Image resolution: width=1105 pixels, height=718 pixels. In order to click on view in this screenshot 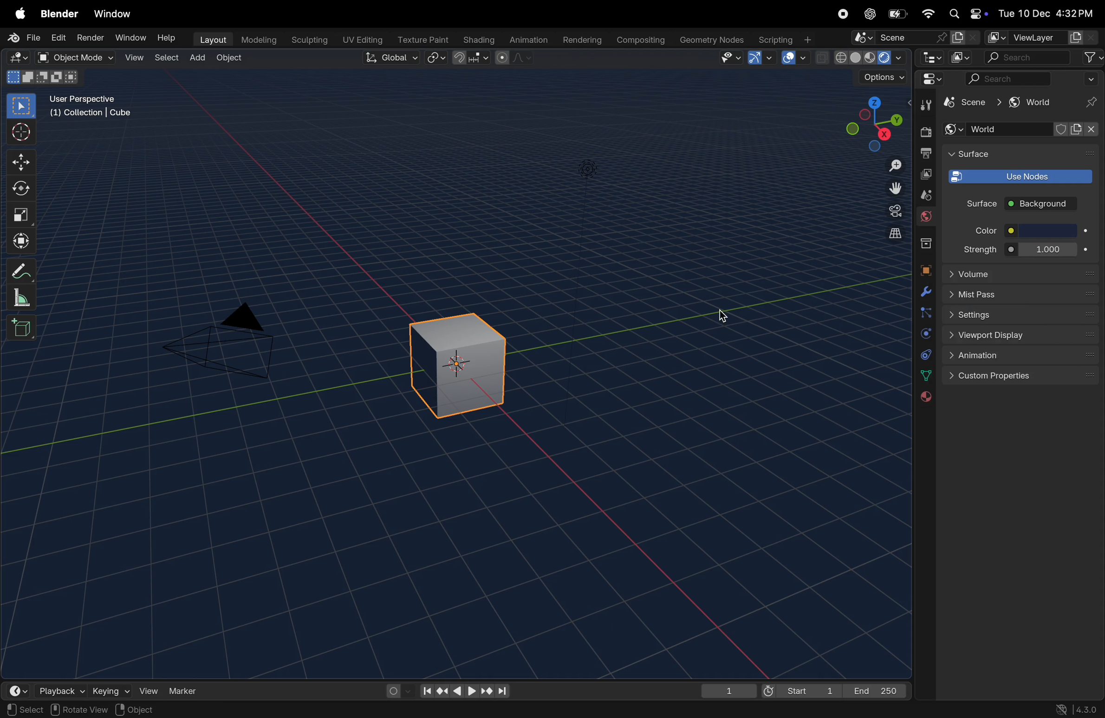, I will do `click(149, 689)`.